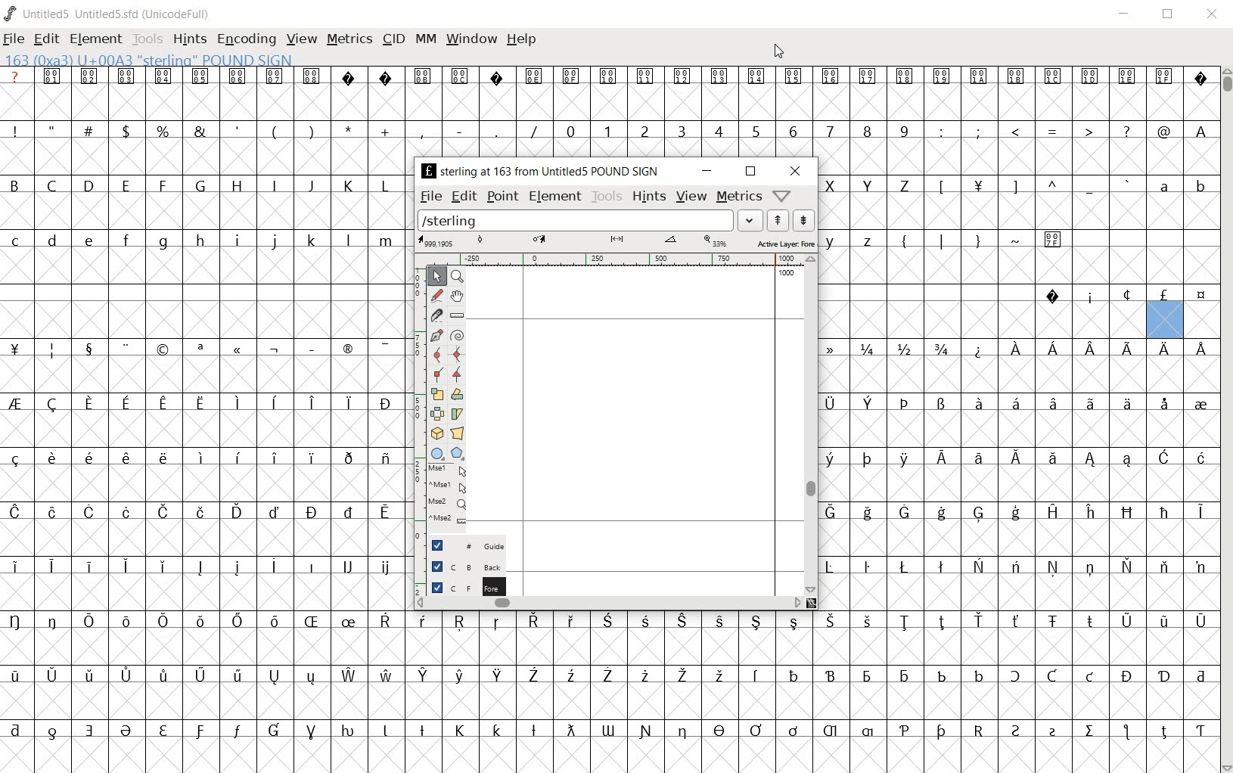 This screenshot has height=773, width=1233. What do you see at coordinates (866, 132) in the screenshot?
I see `8` at bounding box center [866, 132].